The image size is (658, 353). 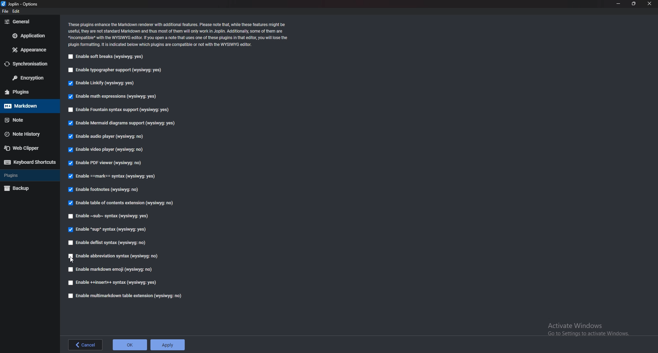 What do you see at coordinates (29, 120) in the screenshot?
I see `note` at bounding box center [29, 120].